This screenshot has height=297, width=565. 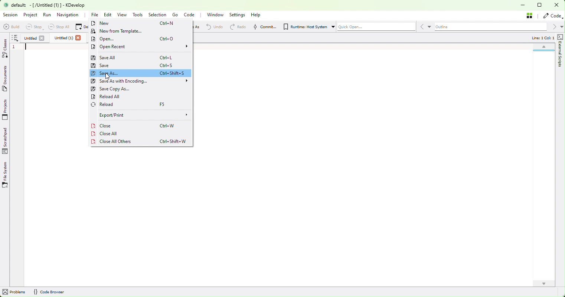 What do you see at coordinates (113, 97) in the screenshot?
I see `Reload all` at bounding box center [113, 97].